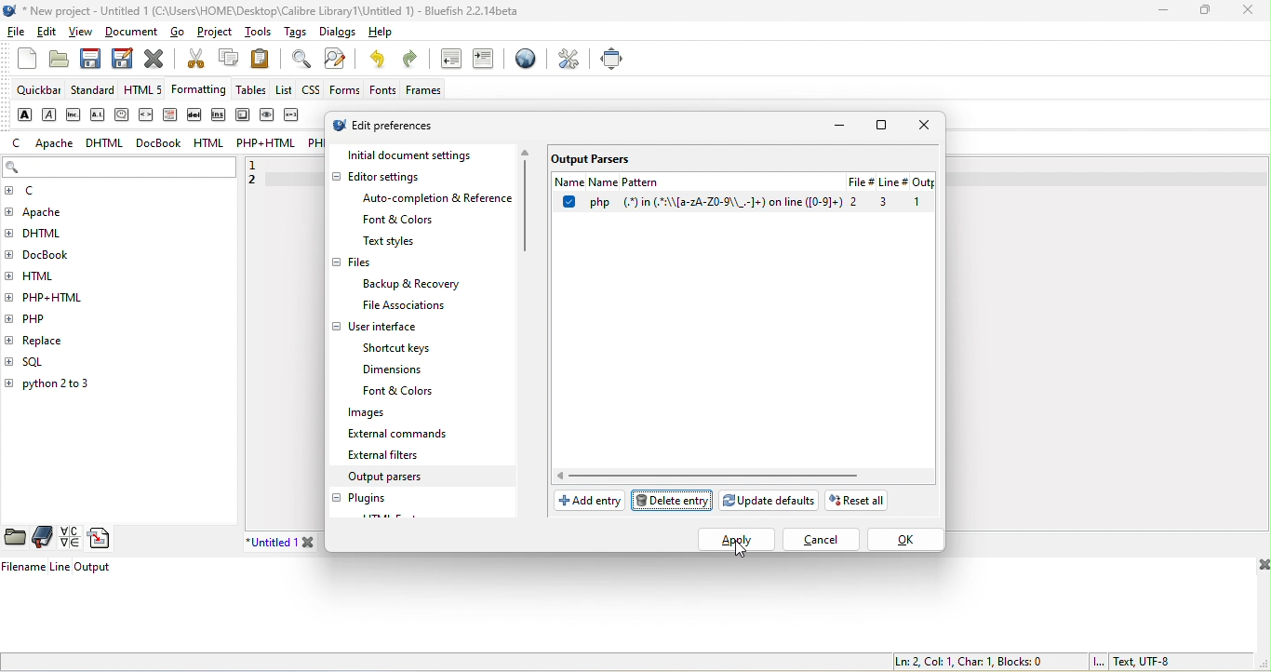  Describe the element at coordinates (1248, 11) in the screenshot. I see `close` at that location.